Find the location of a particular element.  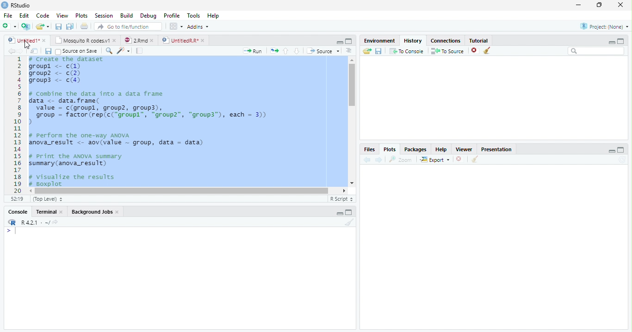

Tutorial is located at coordinates (479, 40).